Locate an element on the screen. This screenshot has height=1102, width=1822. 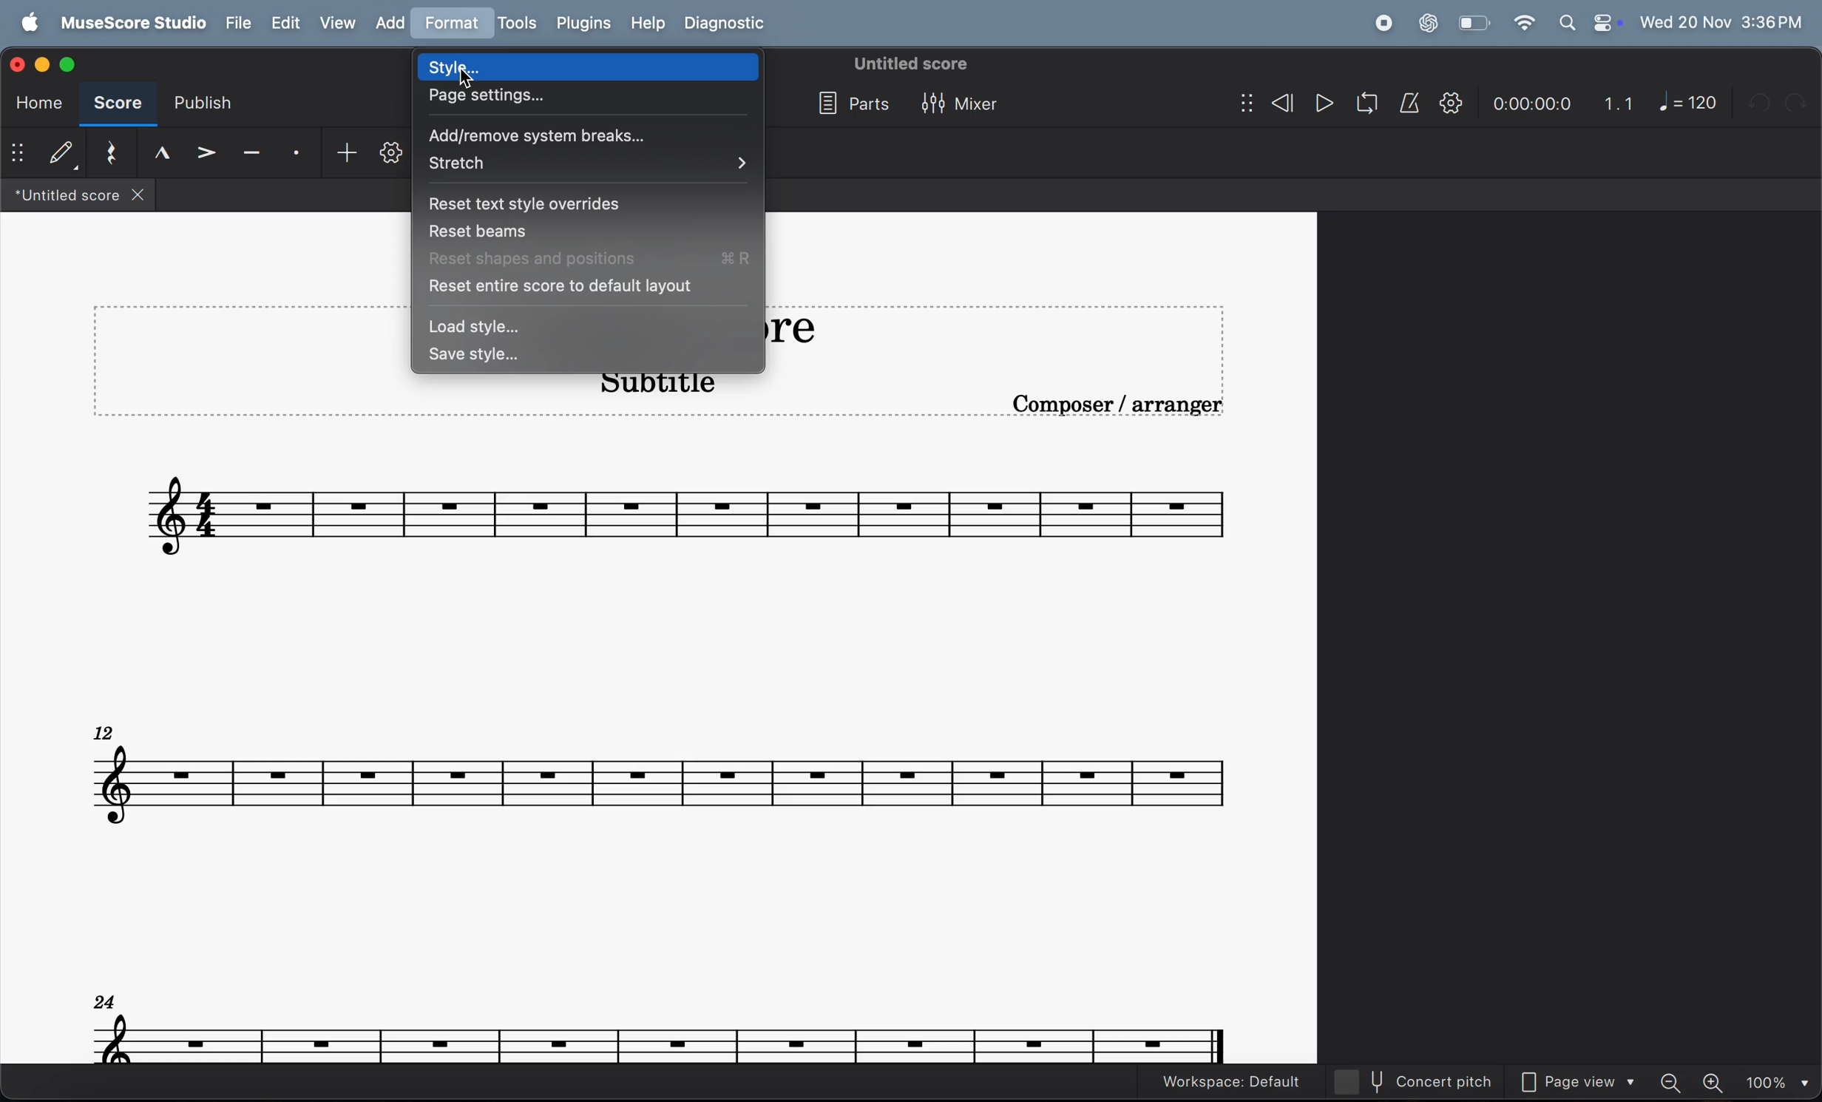
apple widgets is located at coordinates (1589, 23).